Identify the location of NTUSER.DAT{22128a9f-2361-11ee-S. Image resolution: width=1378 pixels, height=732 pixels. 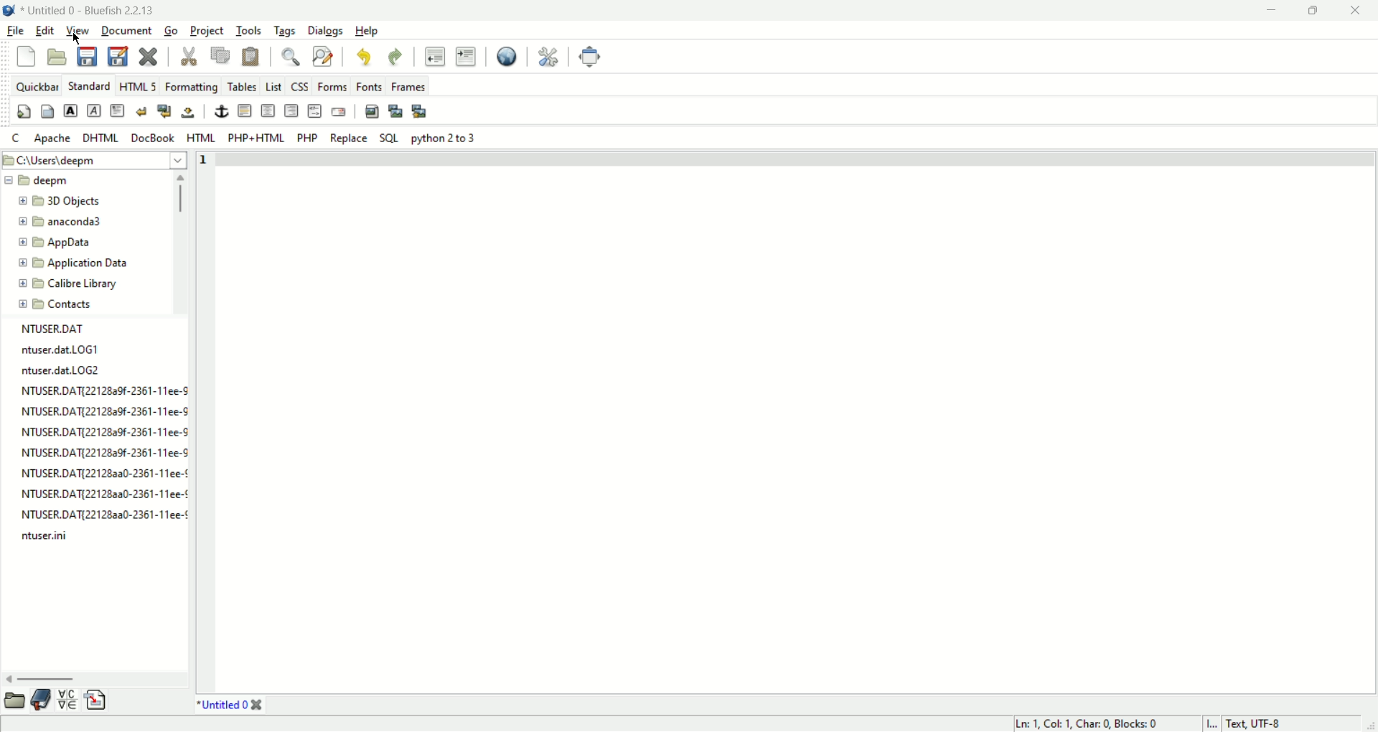
(104, 455).